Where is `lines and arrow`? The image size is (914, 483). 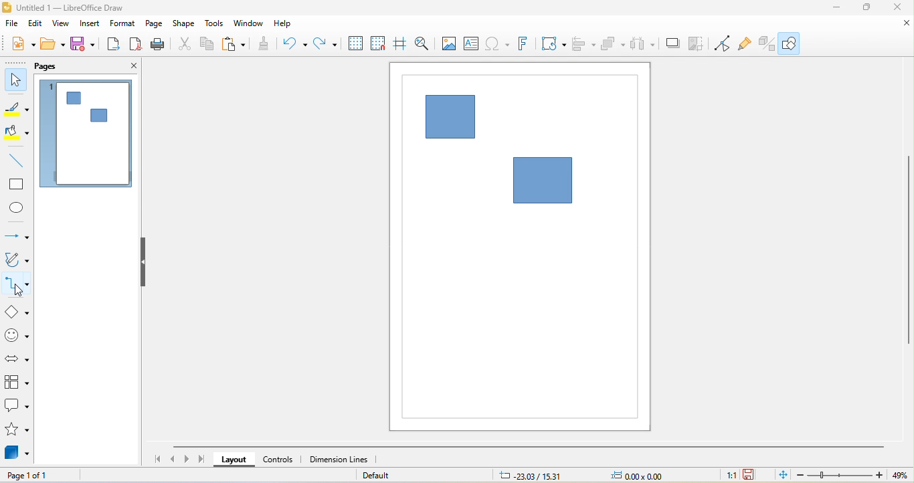 lines and arrow is located at coordinates (16, 235).